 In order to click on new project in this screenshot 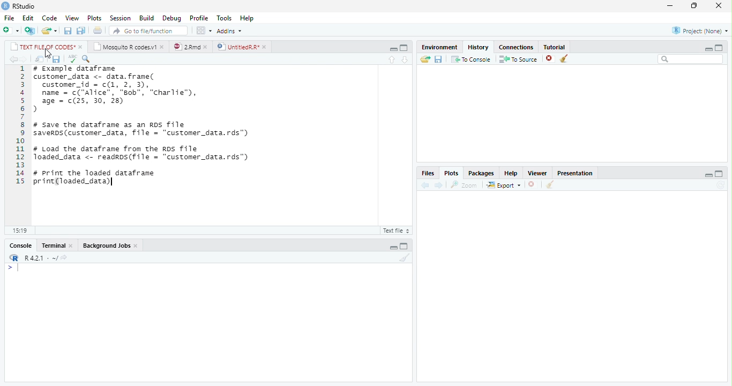, I will do `click(31, 31)`.